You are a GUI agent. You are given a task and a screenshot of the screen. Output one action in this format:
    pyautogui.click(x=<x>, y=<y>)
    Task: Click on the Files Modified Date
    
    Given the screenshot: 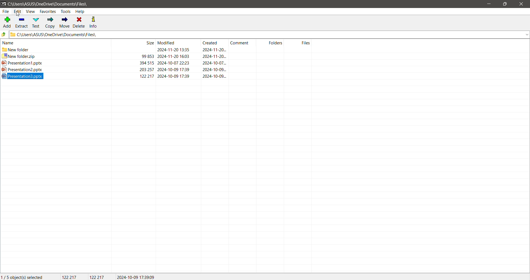 What is the action you would take?
    pyautogui.click(x=176, y=43)
    